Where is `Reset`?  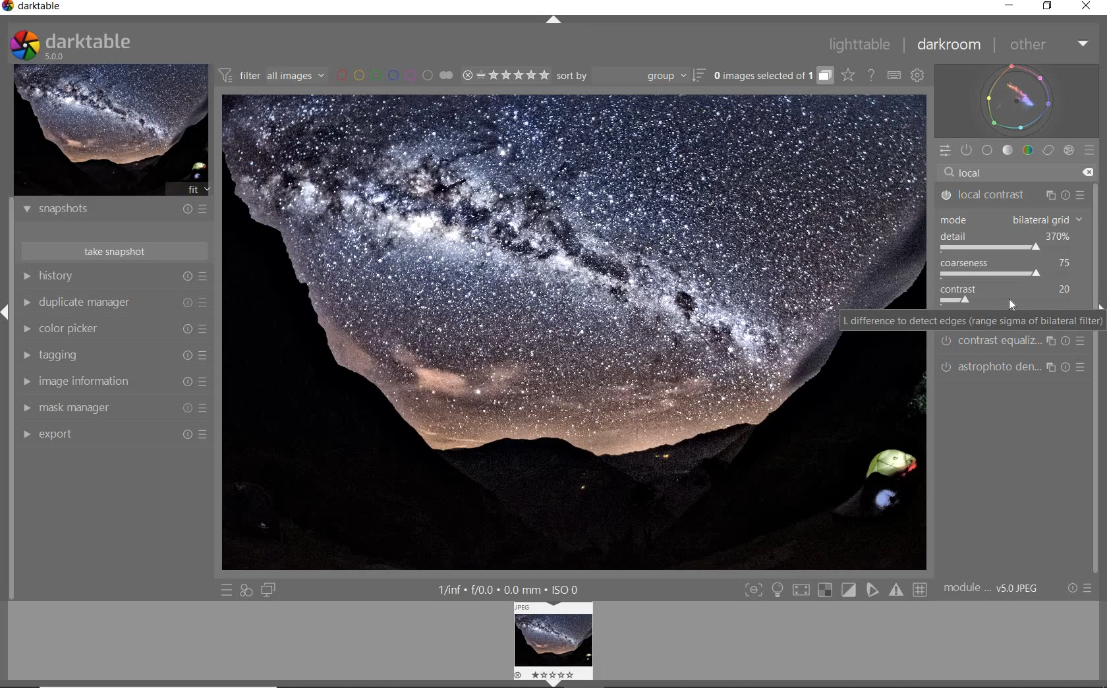 Reset is located at coordinates (185, 355).